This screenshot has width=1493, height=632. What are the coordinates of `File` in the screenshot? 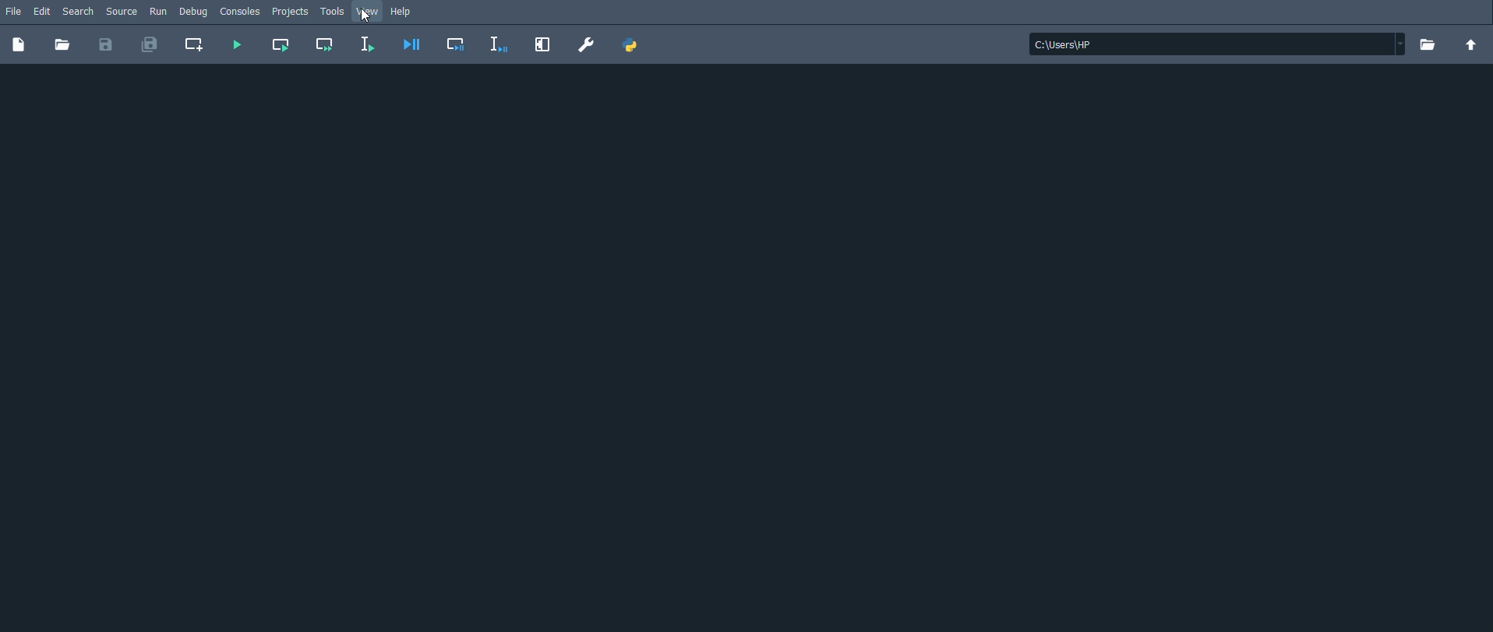 It's located at (13, 11).